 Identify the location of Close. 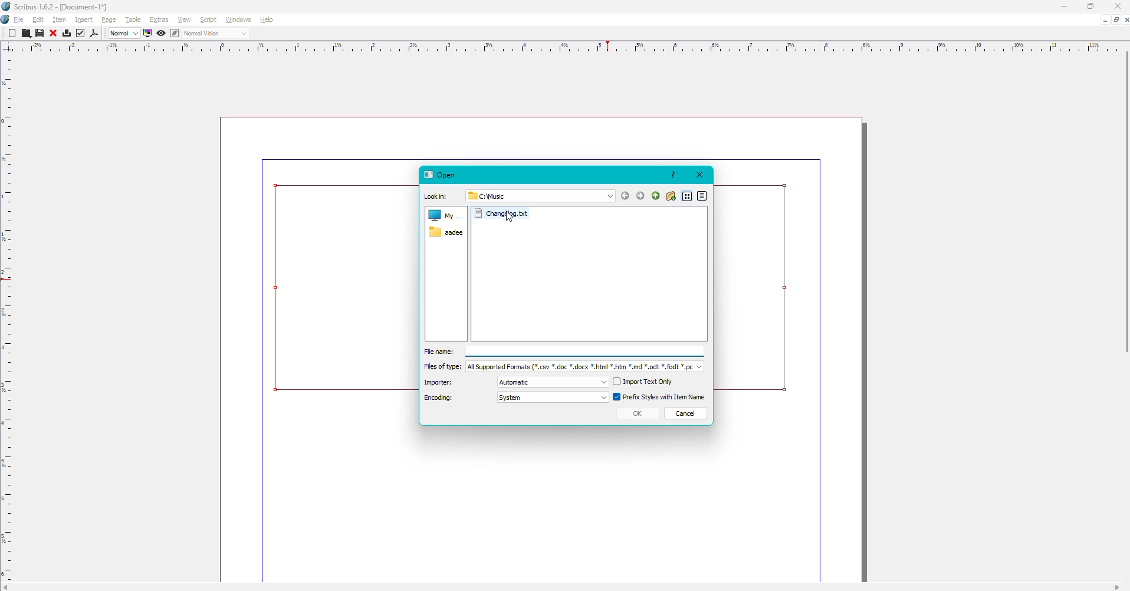
(52, 32).